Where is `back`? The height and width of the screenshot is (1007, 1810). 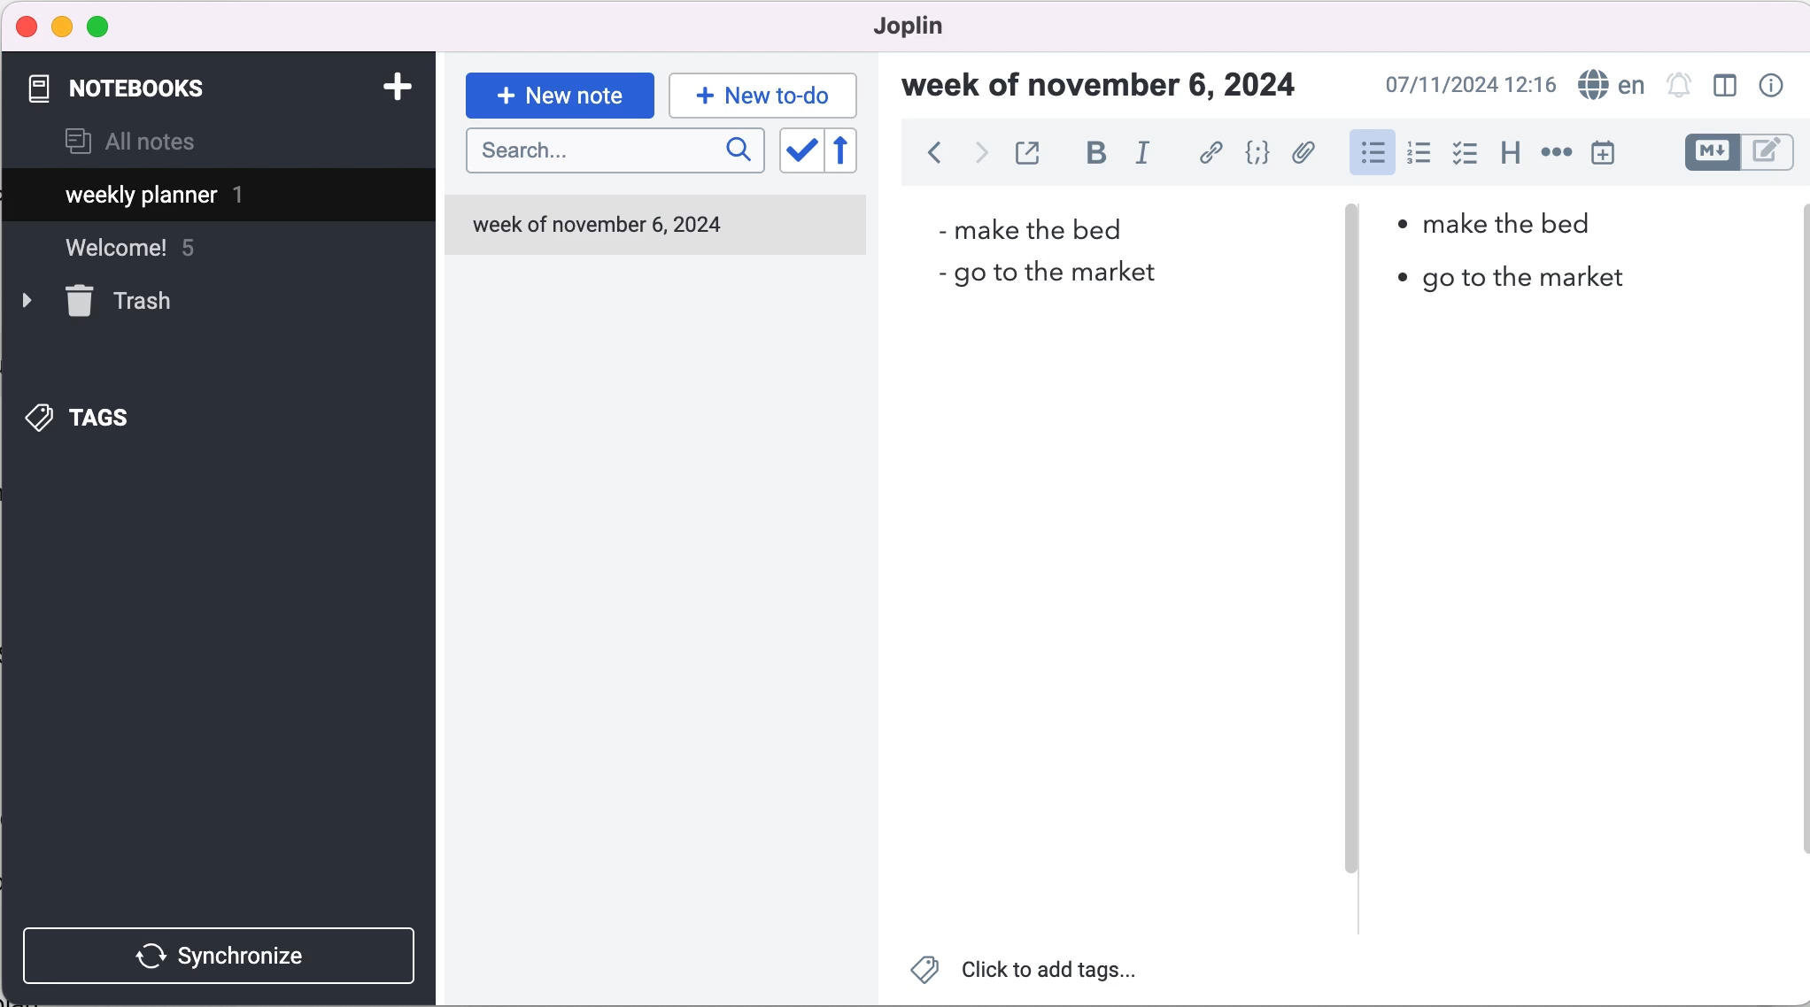 back is located at coordinates (933, 158).